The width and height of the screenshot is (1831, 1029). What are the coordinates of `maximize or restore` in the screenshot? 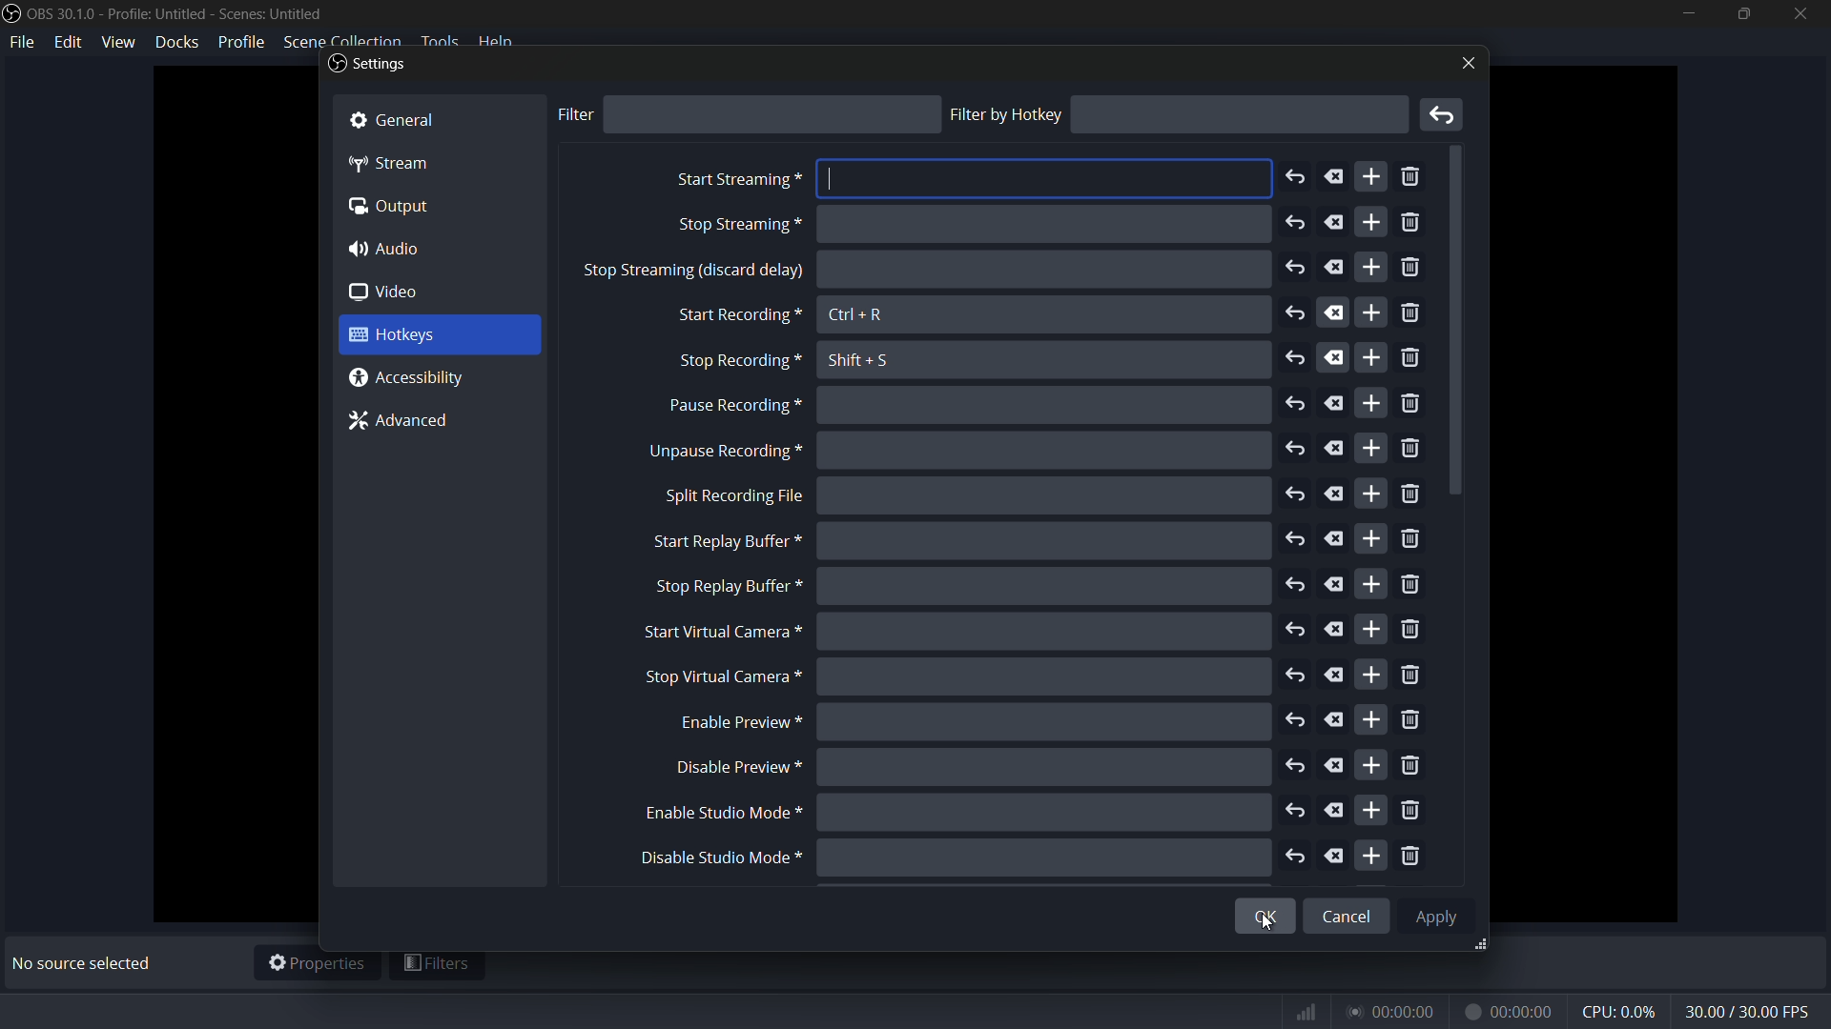 It's located at (1741, 13).